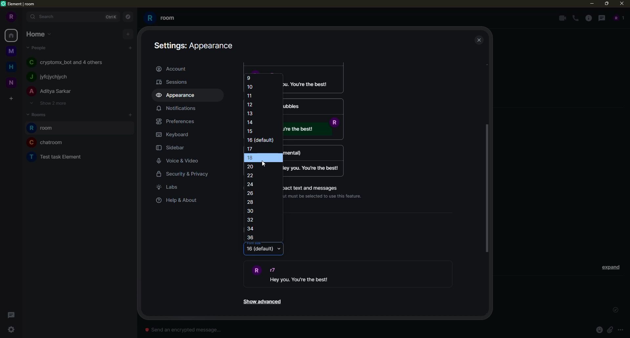 This screenshot has width=630, height=338. Describe the element at coordinates (254, 243) in the screenshot. I see `font size` at that location.